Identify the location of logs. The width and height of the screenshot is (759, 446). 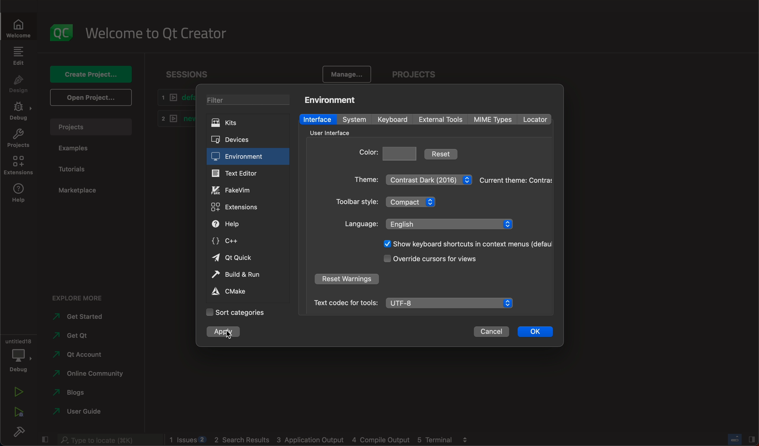
(320, 440).